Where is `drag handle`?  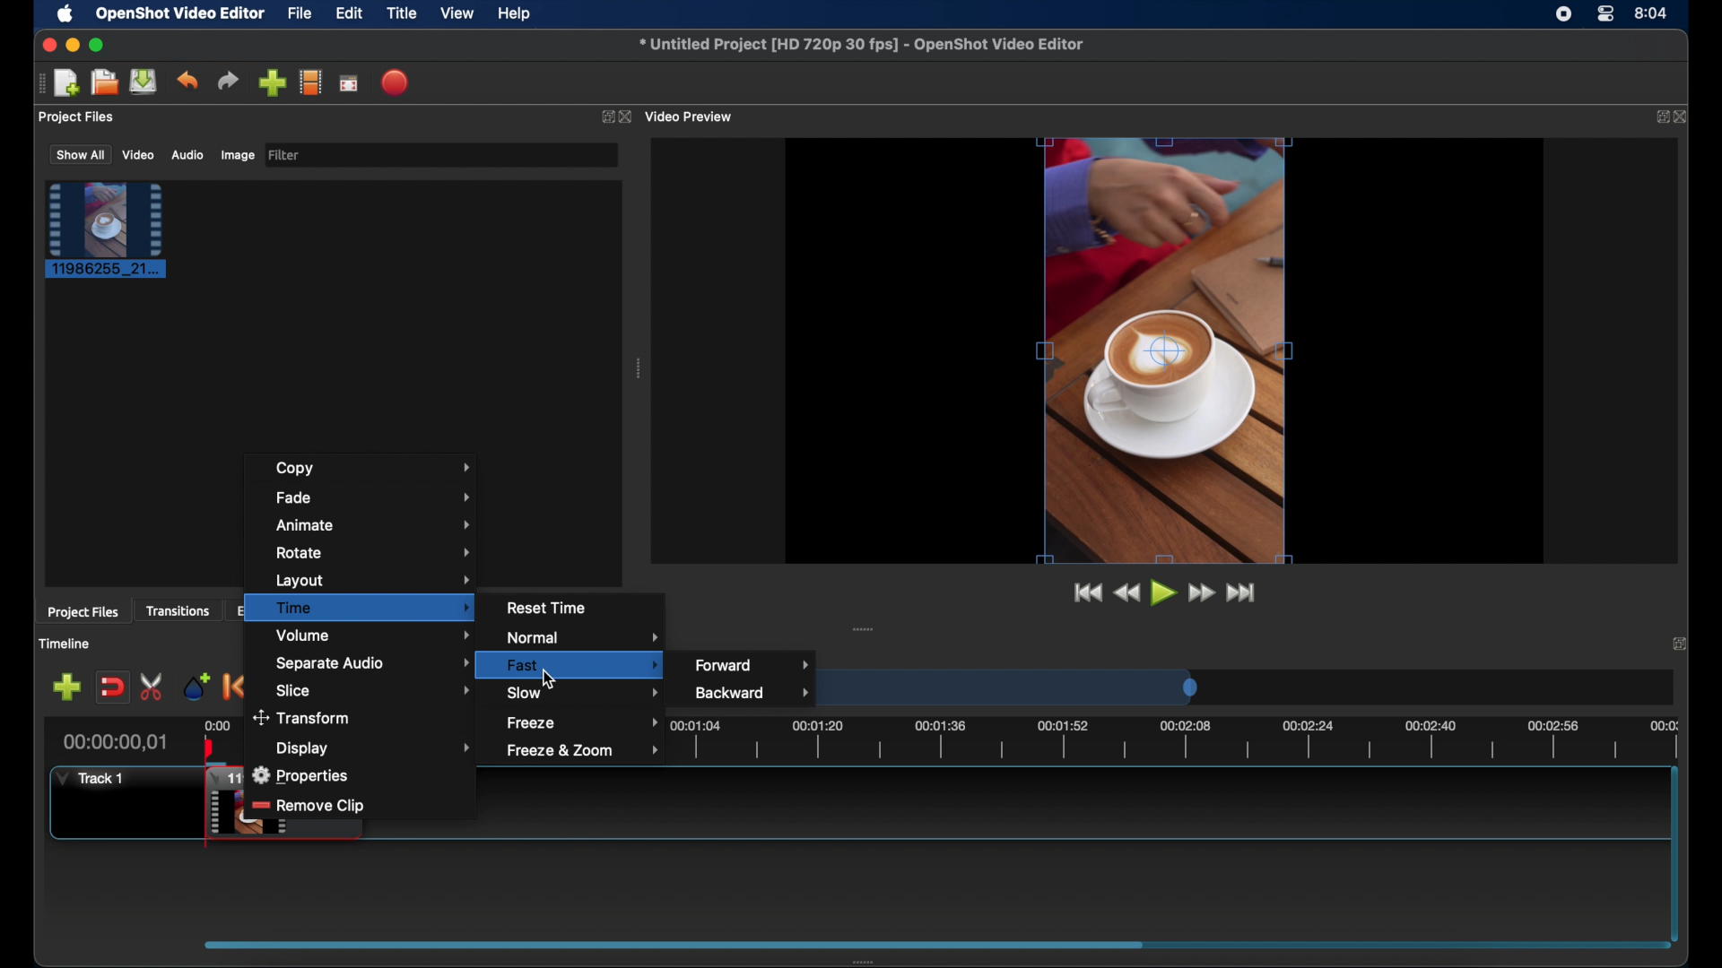
drag handle is located at coordinates (38, 84).